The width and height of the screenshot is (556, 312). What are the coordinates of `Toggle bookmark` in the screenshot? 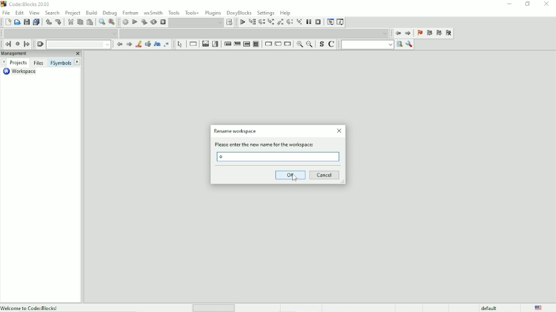 It's located at (419, 34).